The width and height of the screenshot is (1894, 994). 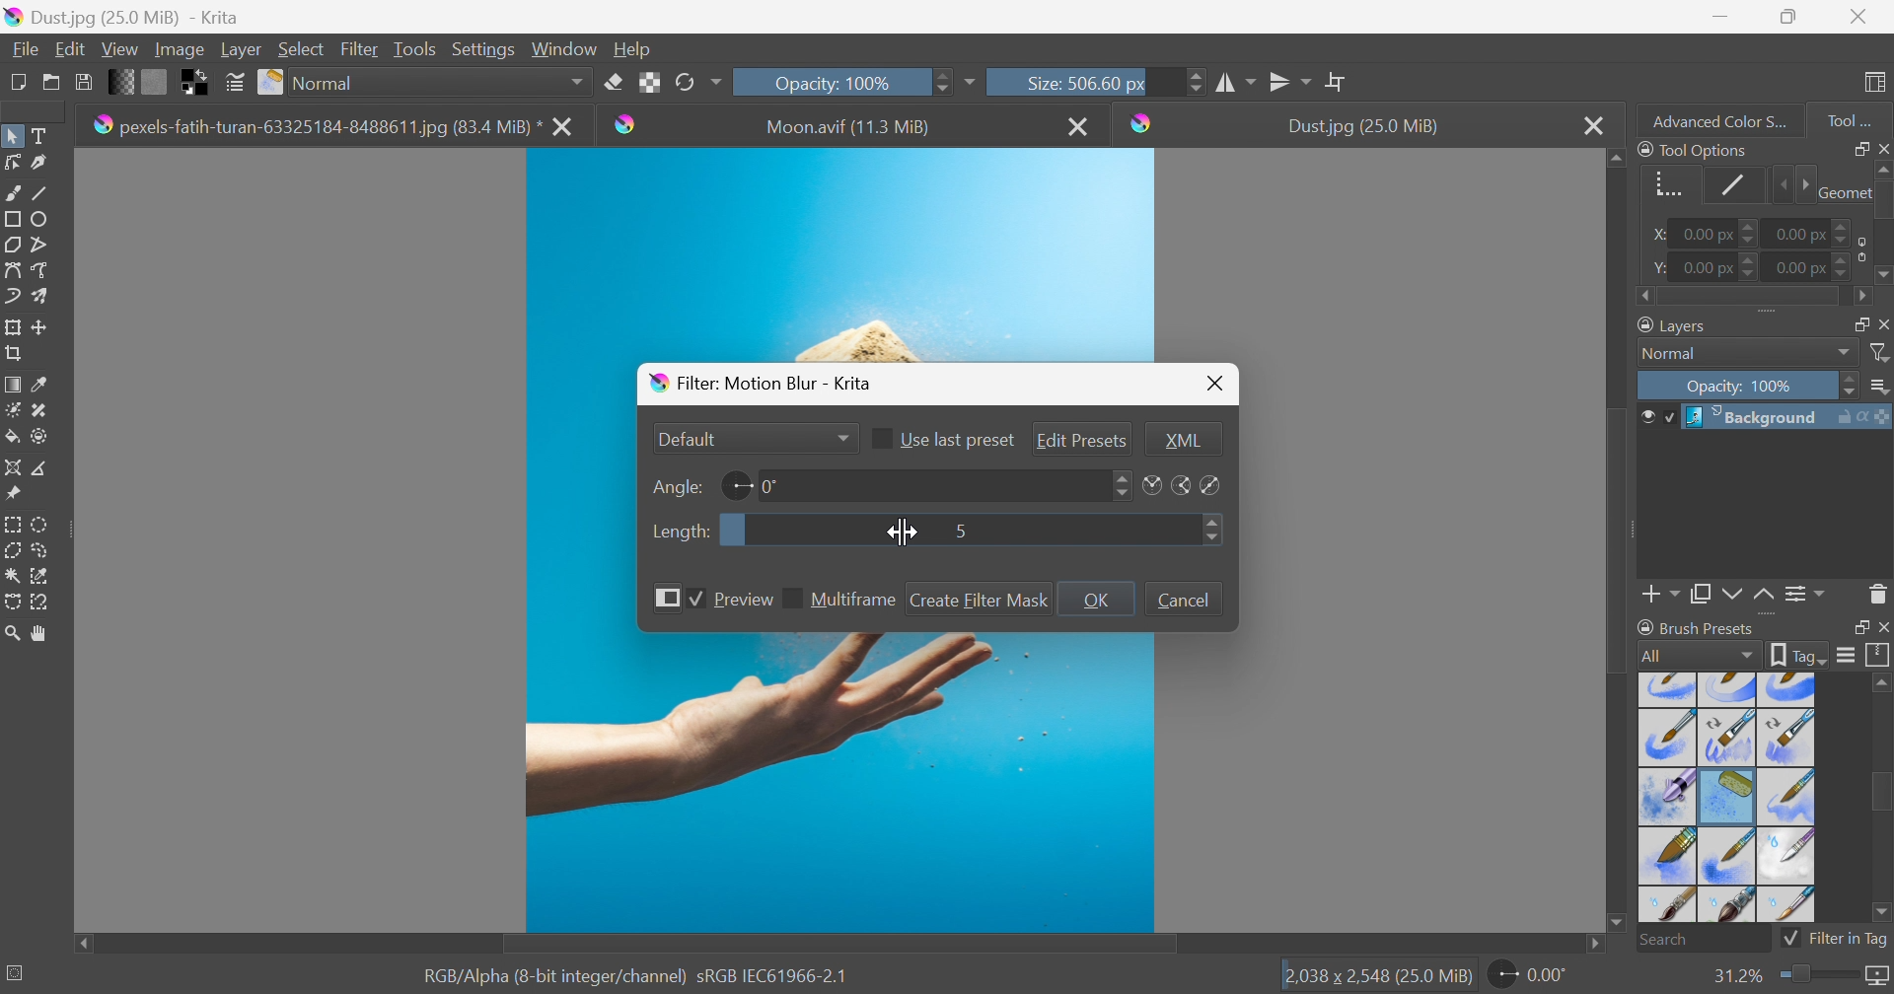 I want to click on Horizontal mirror tool, so click(x=1291, y=79).